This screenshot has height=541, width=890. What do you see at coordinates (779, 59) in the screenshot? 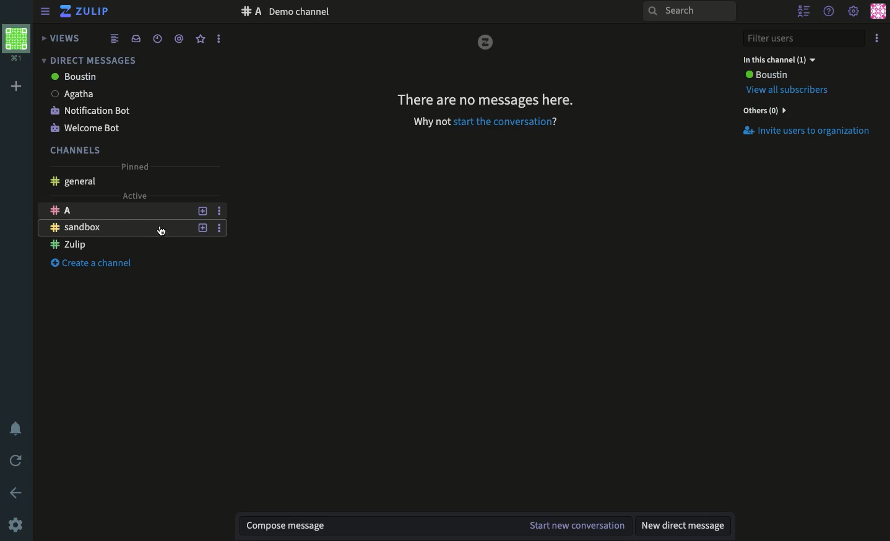
I see `In this channel` at bounding box center [779, 59].